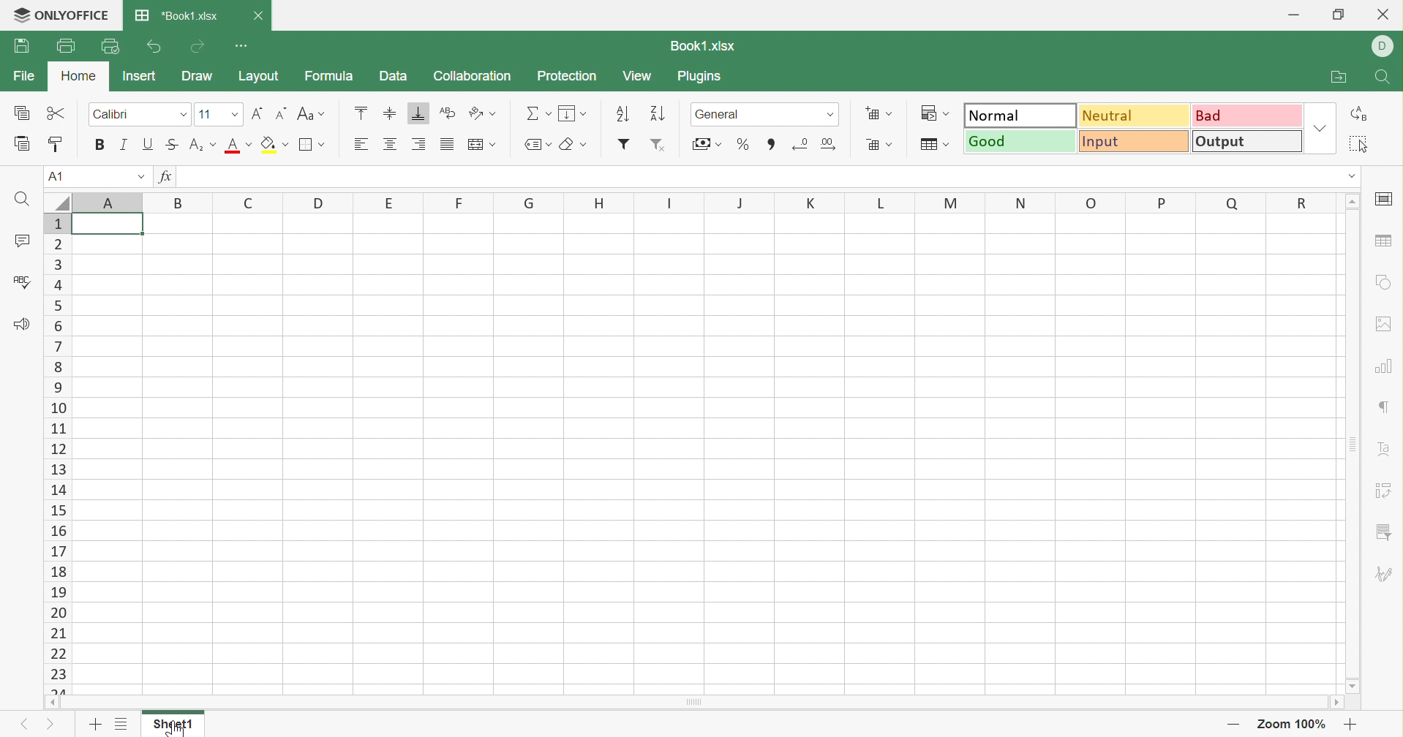 The width and height of the screenshot is (1403, 737). I want to click on Normal, so click(1020, 116).